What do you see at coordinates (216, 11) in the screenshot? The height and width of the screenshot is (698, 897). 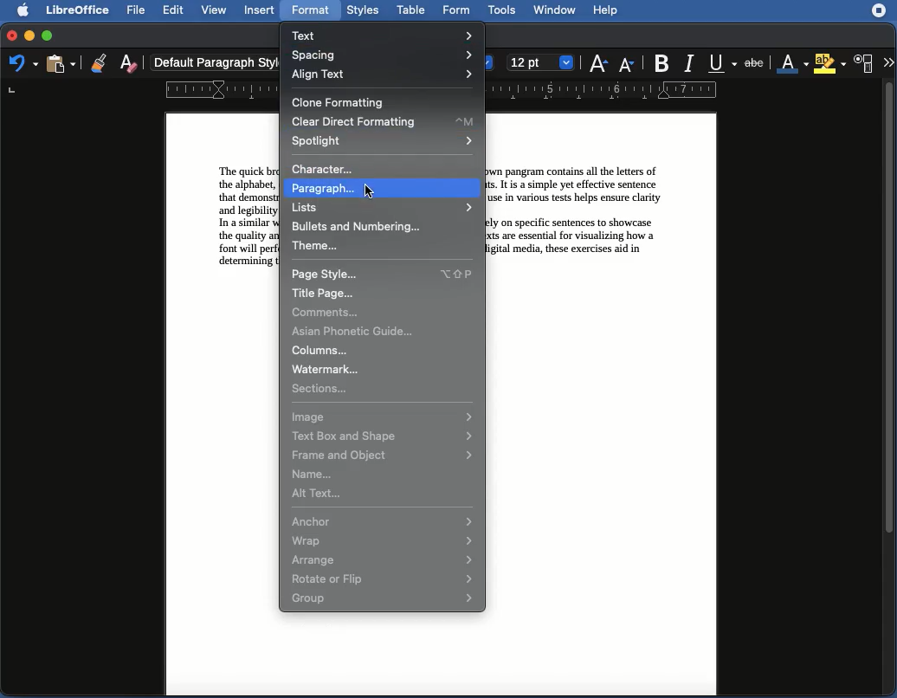 I see `View` at bounding box center [216, 11].